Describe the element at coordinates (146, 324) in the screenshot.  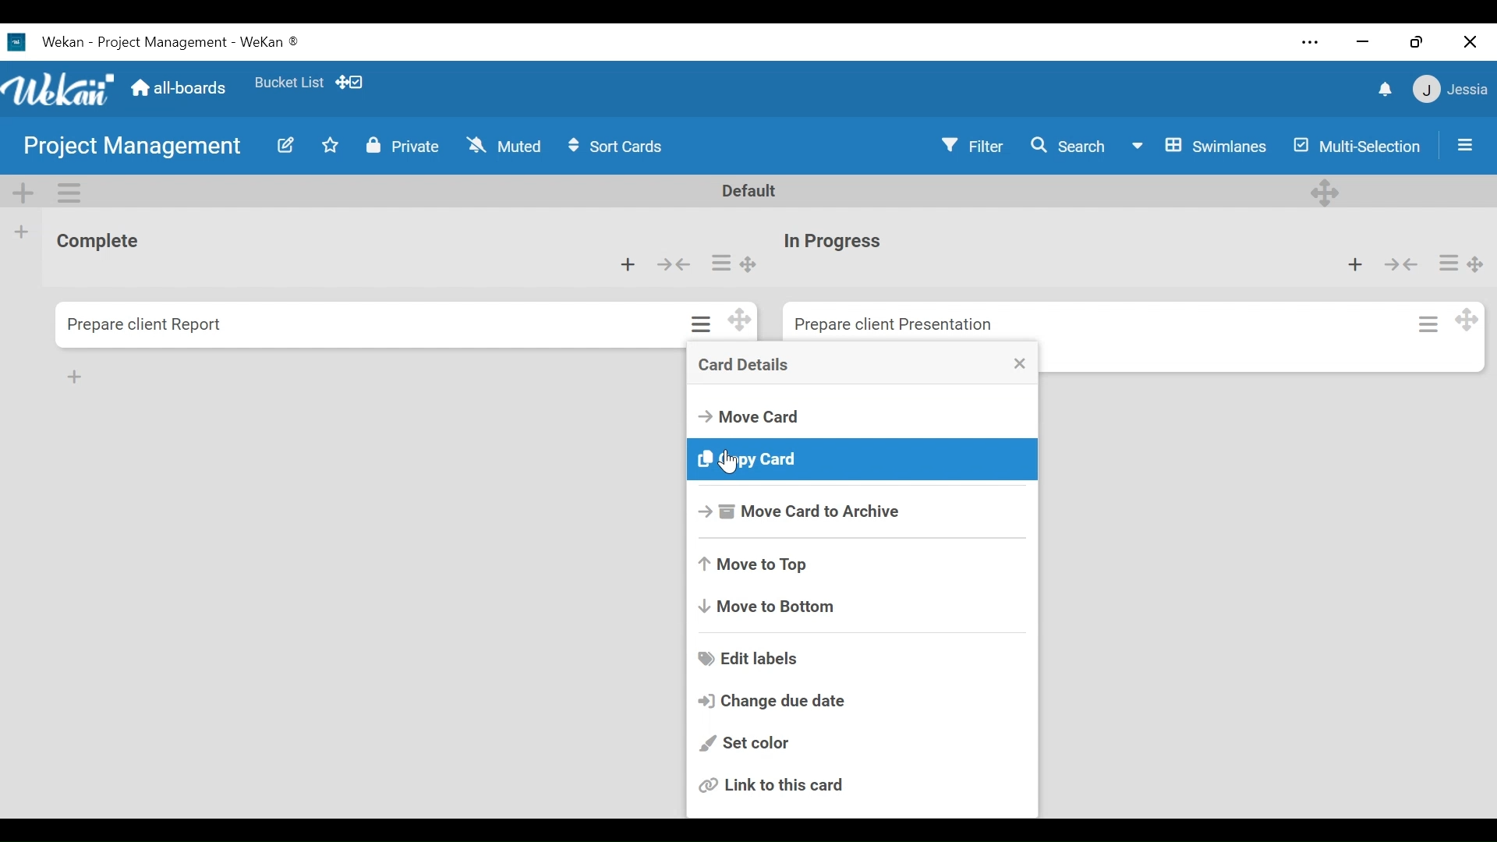
I see `Card Title` at that location.